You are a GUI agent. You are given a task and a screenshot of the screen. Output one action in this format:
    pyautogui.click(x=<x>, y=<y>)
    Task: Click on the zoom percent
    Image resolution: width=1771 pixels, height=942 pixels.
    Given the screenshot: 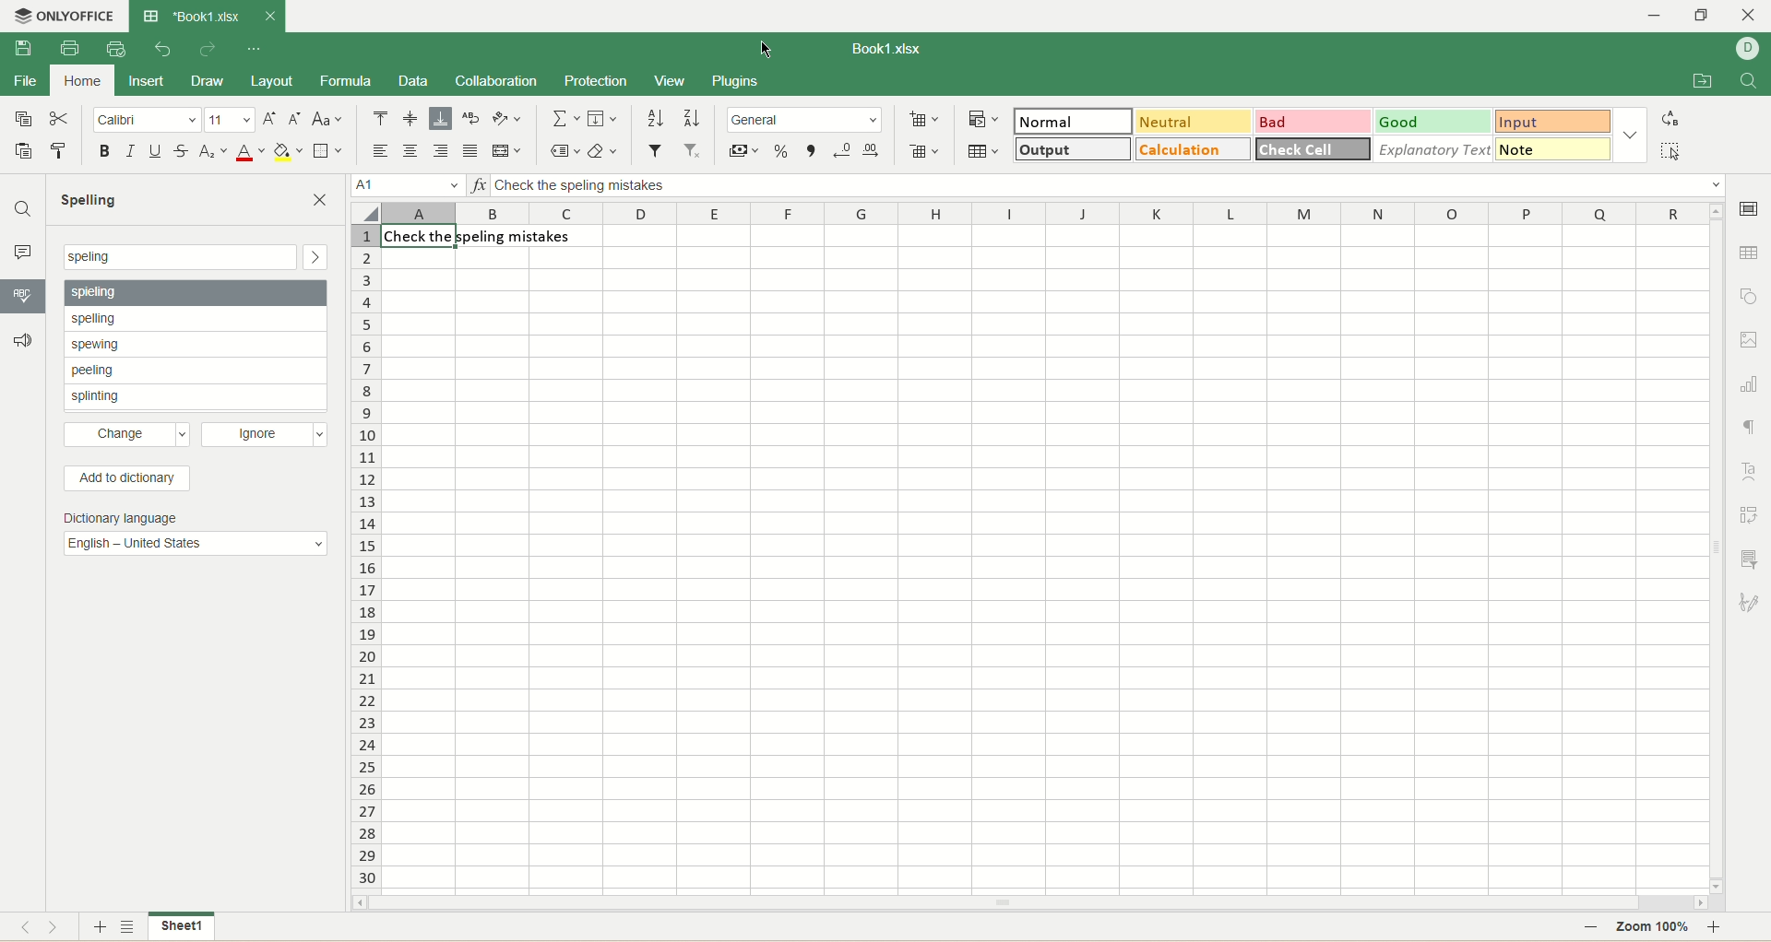 What is the action you would take?
    pyautogui.click(x=1658, y=928)
    